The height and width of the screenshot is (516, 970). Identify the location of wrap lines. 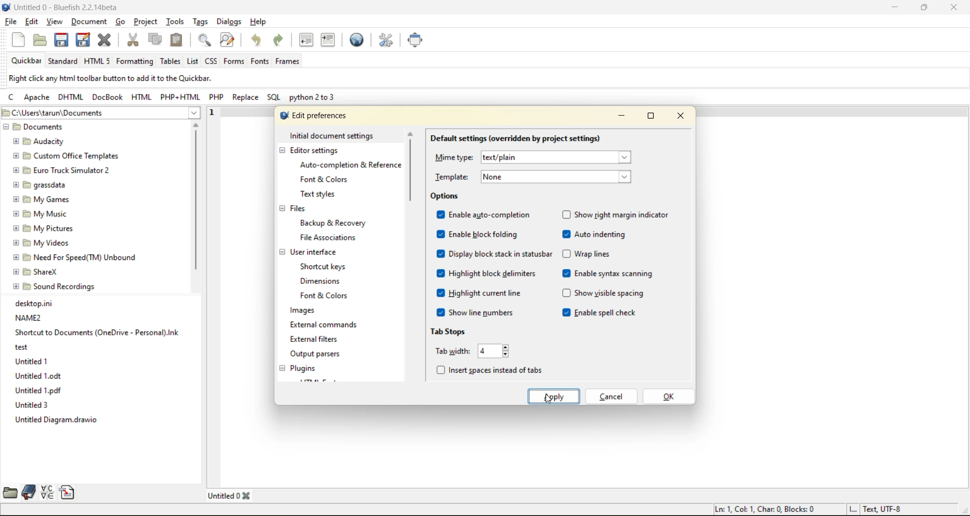
(589, 253).